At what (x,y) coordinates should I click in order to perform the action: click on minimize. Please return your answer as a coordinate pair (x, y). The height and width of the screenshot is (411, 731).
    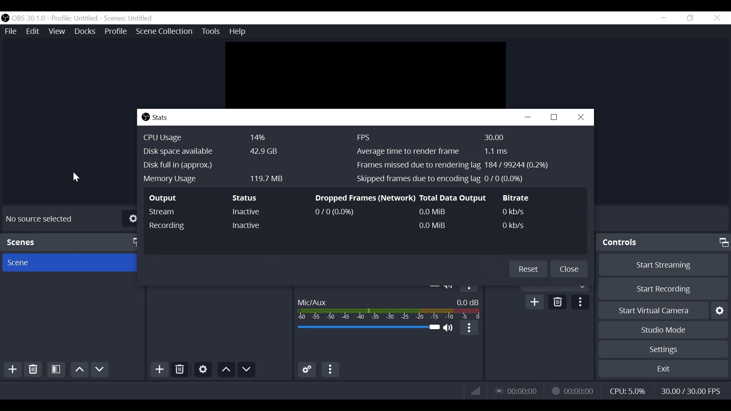
    Looking at the image, I should click on (664, 18).